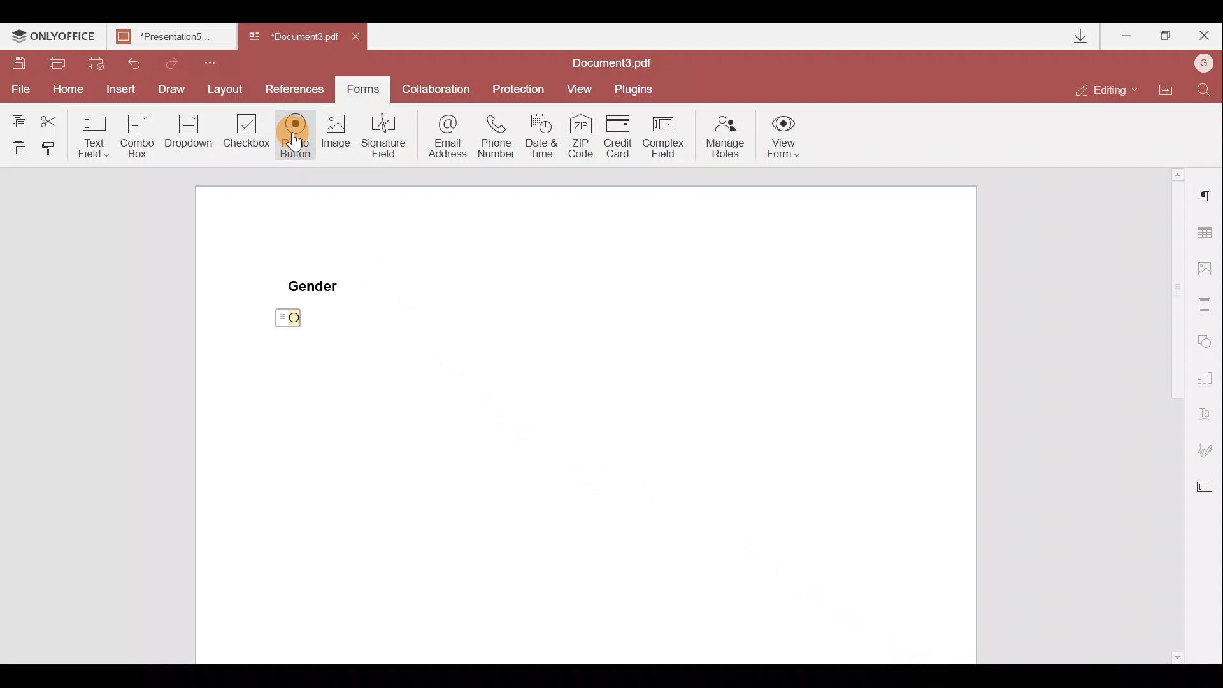 This screenshot has width=1223, height=688. What do you see at coordinates (581, 136) in the screenshot?
I see `ZIP code` at bounding box center [581, 136].